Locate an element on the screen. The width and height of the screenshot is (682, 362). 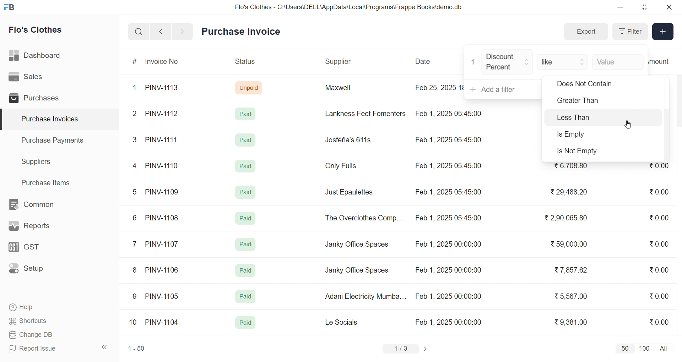
10 is located at coordinates (135, 323).